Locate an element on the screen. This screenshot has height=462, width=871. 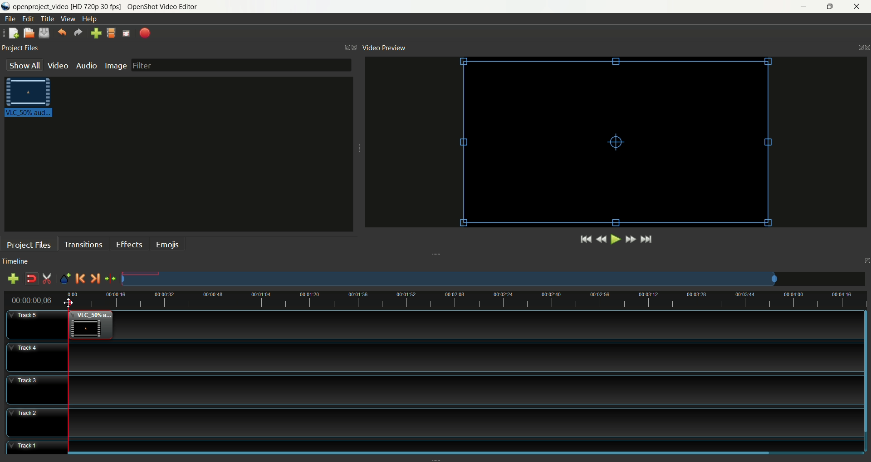
enable razor is located at coordinates (47, 279).